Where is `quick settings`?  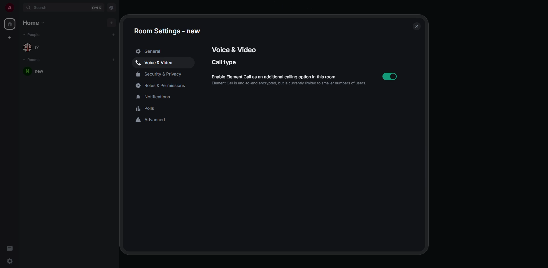 quick settings is located at coordinates (11, 261).